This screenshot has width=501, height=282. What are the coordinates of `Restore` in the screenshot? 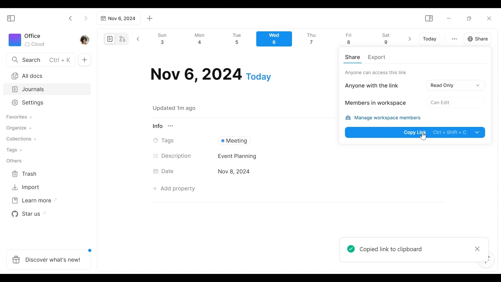 It's located at (471, 18).